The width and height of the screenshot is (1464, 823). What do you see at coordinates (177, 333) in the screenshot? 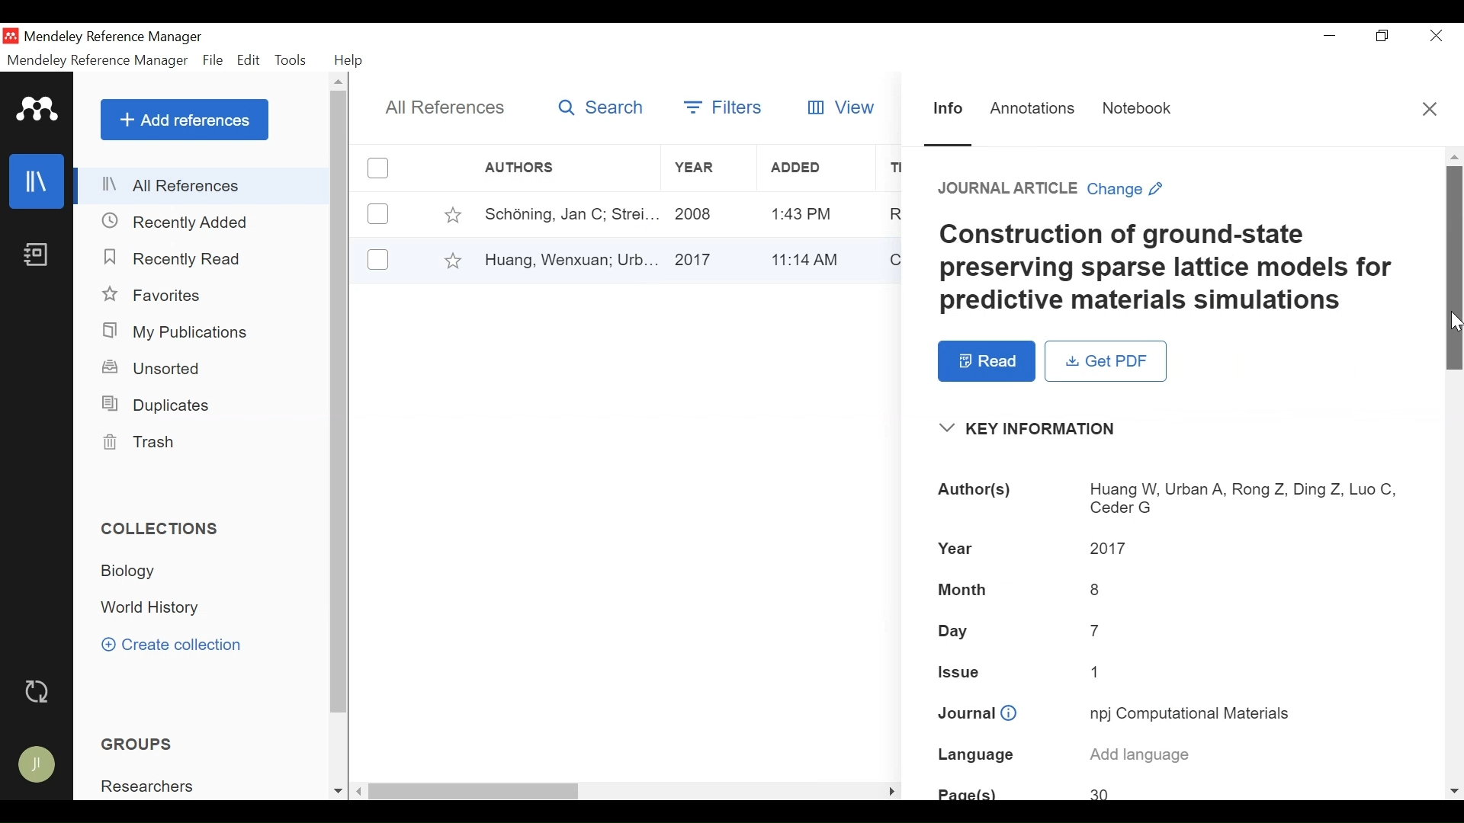
I see `My Publications` at bounding box center [177, 333].